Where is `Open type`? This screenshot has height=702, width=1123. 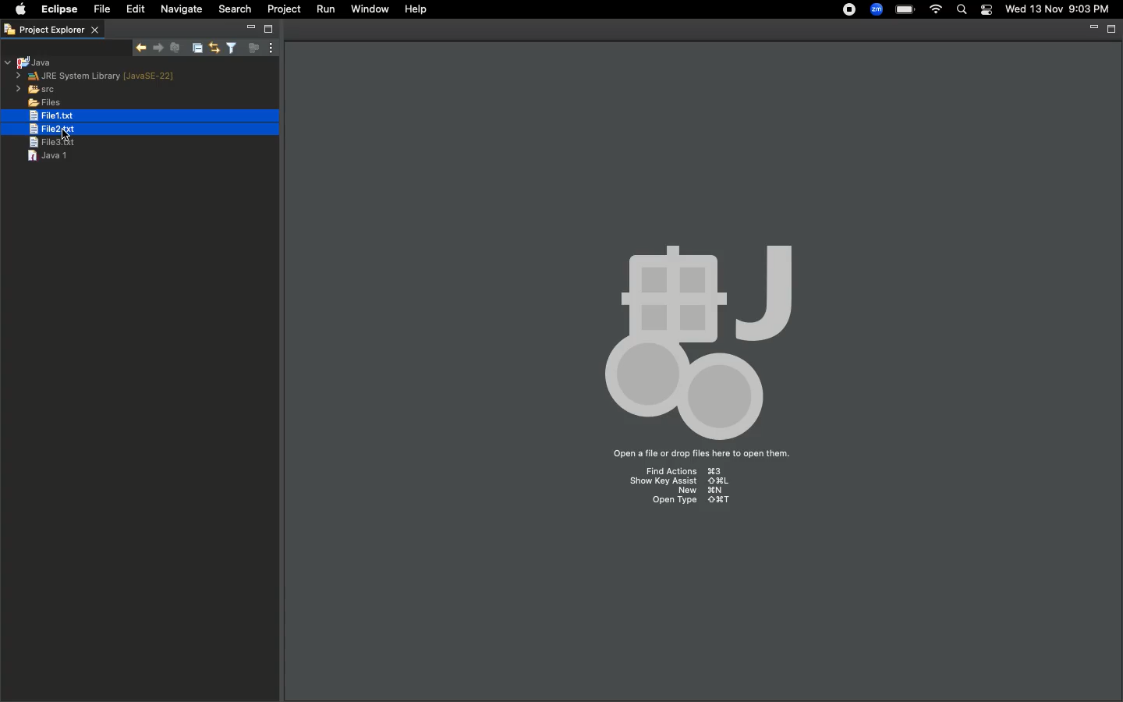
Open type is located at coordinates (685, 503).